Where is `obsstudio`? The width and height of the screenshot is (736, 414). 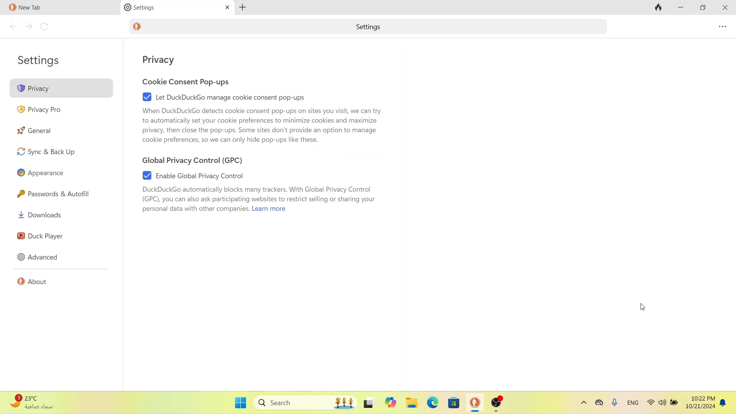
obsstudio is located at coordinates (497, 404).